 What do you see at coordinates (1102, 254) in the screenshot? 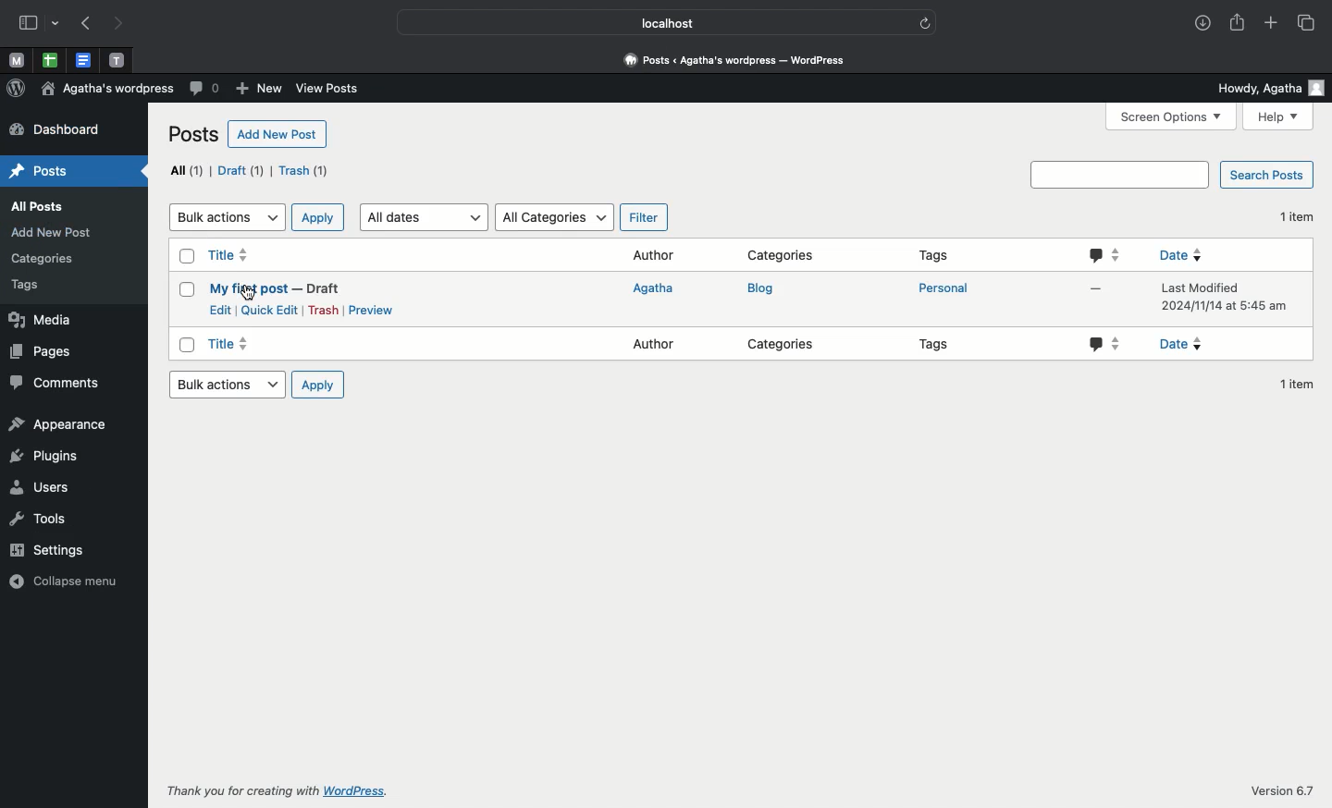
I see `Comments` at bounding box center [1102, 254].